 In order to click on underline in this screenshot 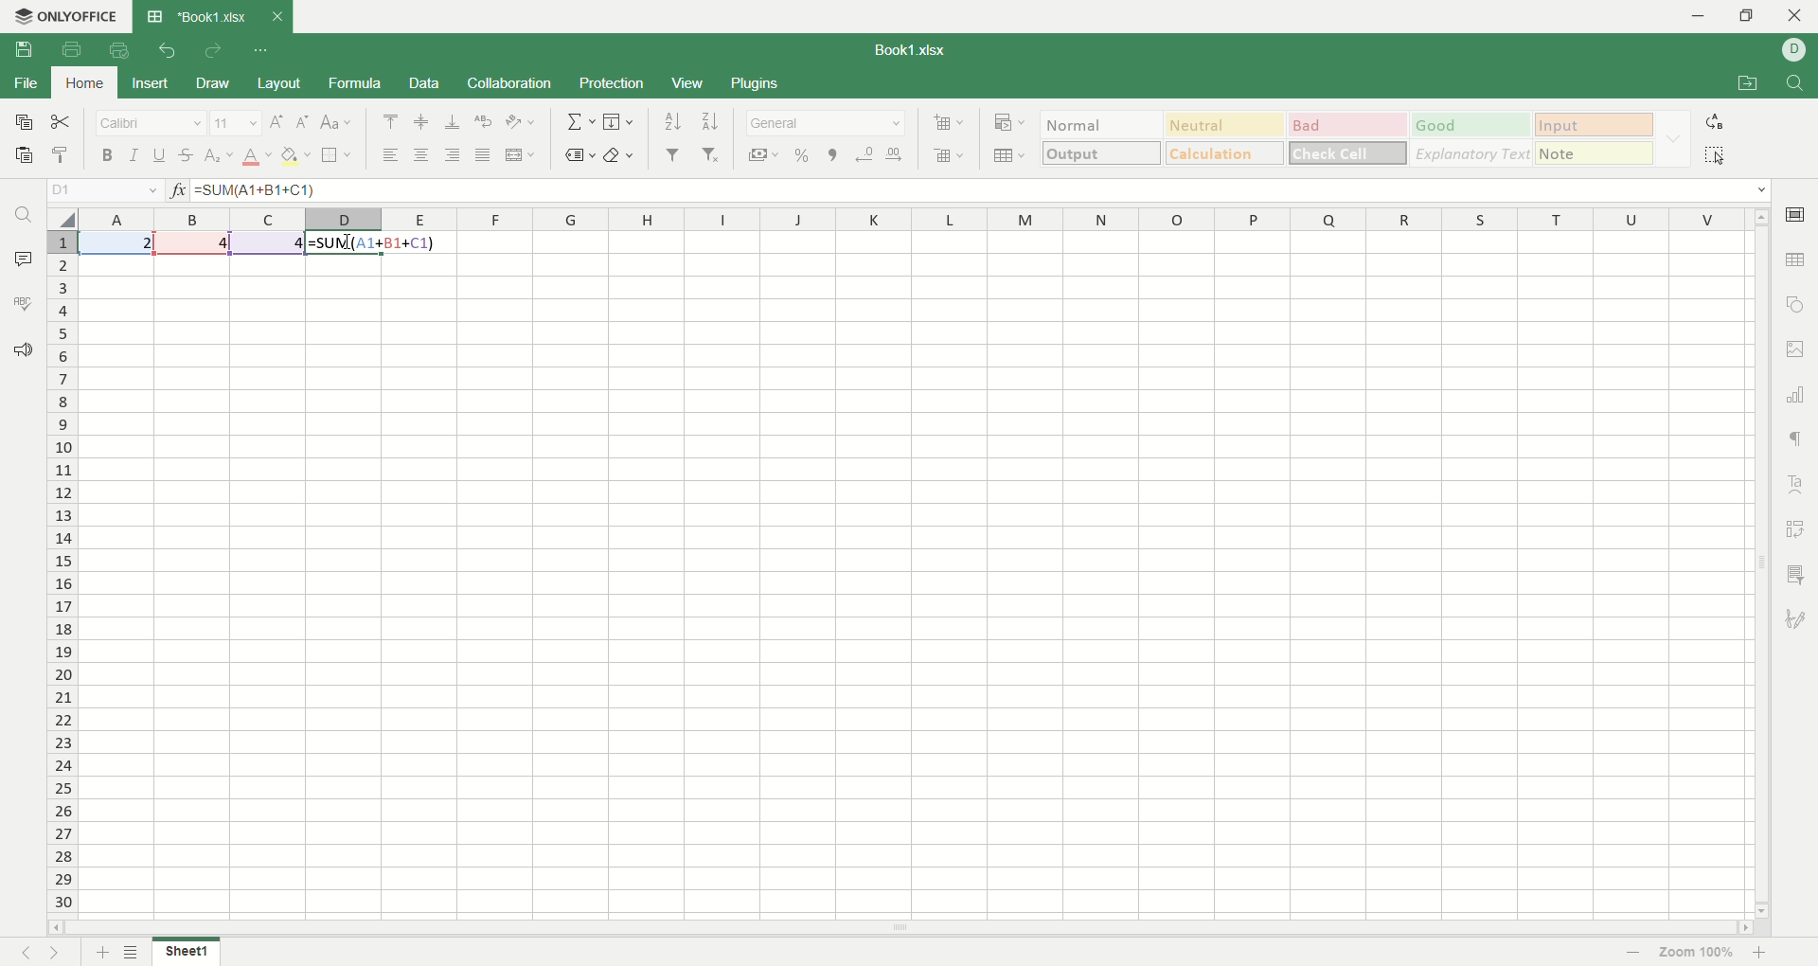, I will do `click(161, 155)`.